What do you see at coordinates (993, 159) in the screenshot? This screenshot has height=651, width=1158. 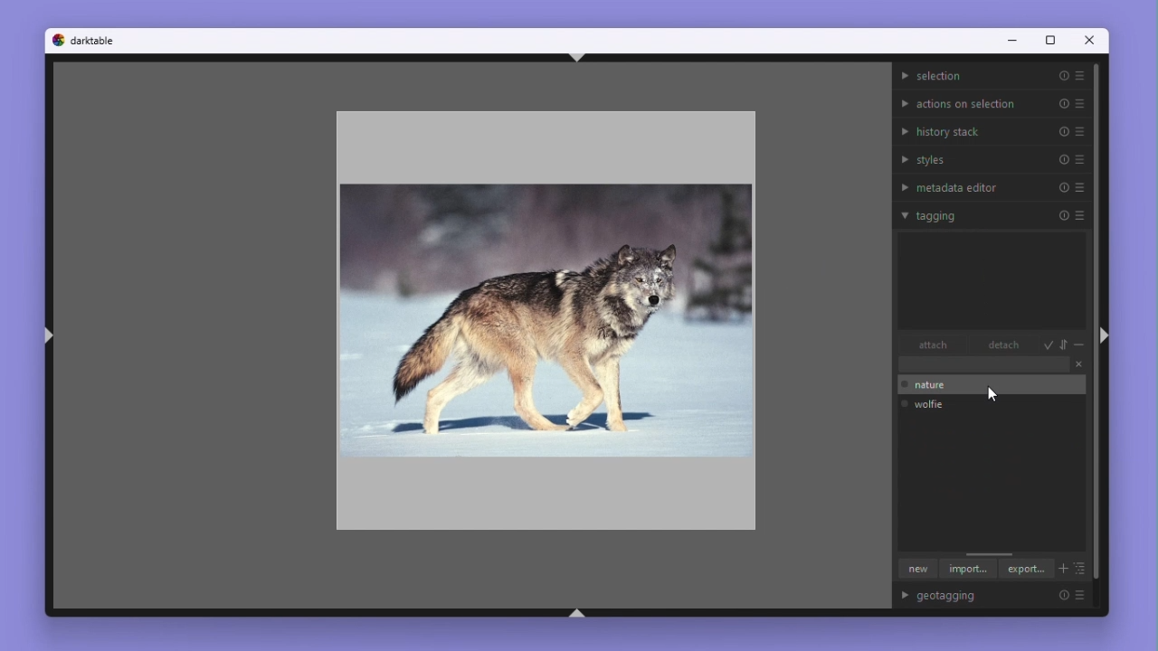 I see `Styles` at bounding box center [993, 159].